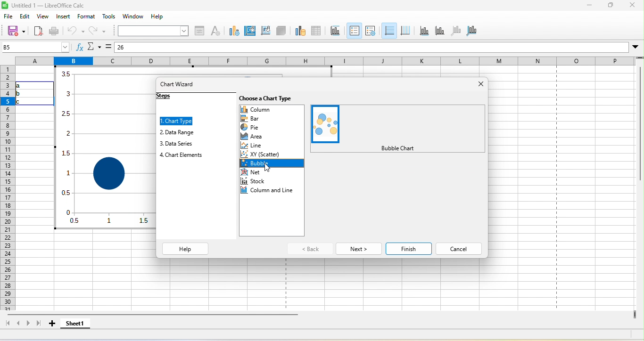 This screenshot has height=341, width=644. What do you see at coordinates (389, 30) in the screenshot?
I see `horizontal grid` at bounding box center [389, 30].